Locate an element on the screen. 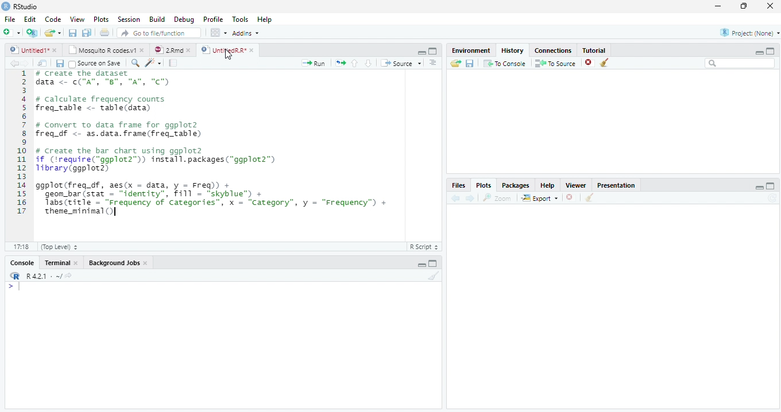 The width and height of the screenshot is (781, 412). > is located at coordinates (7, 286).